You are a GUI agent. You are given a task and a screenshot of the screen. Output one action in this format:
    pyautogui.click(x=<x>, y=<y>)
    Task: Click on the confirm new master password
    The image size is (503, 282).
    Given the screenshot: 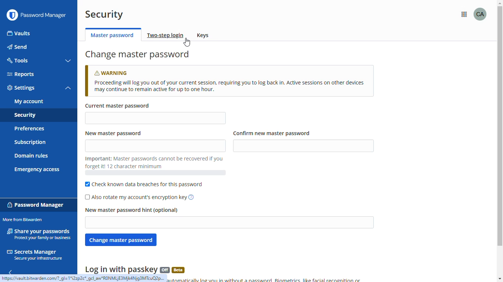 What is the action you would take?
    pyautogui.click(x=304, y=141)
    